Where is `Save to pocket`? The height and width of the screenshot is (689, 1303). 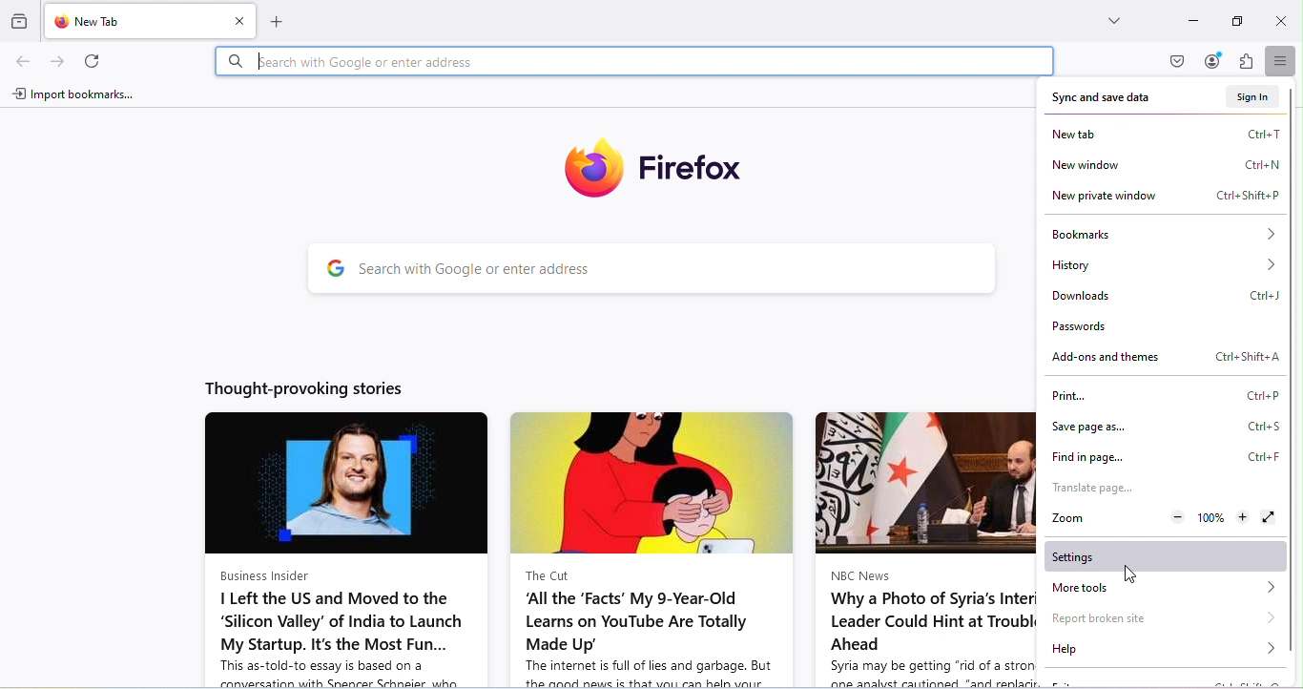 Save to pocket is located at coordinates (1178, 62).